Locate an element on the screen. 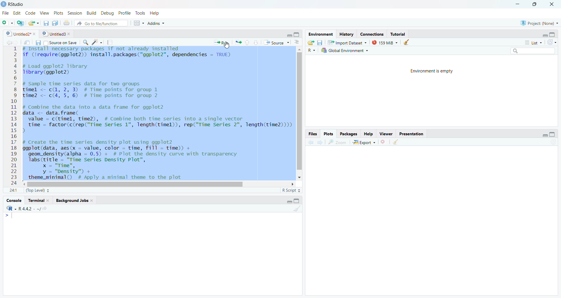 The width and height of the screenshot is (561, 298). Help is located at coordinates (155, 13).